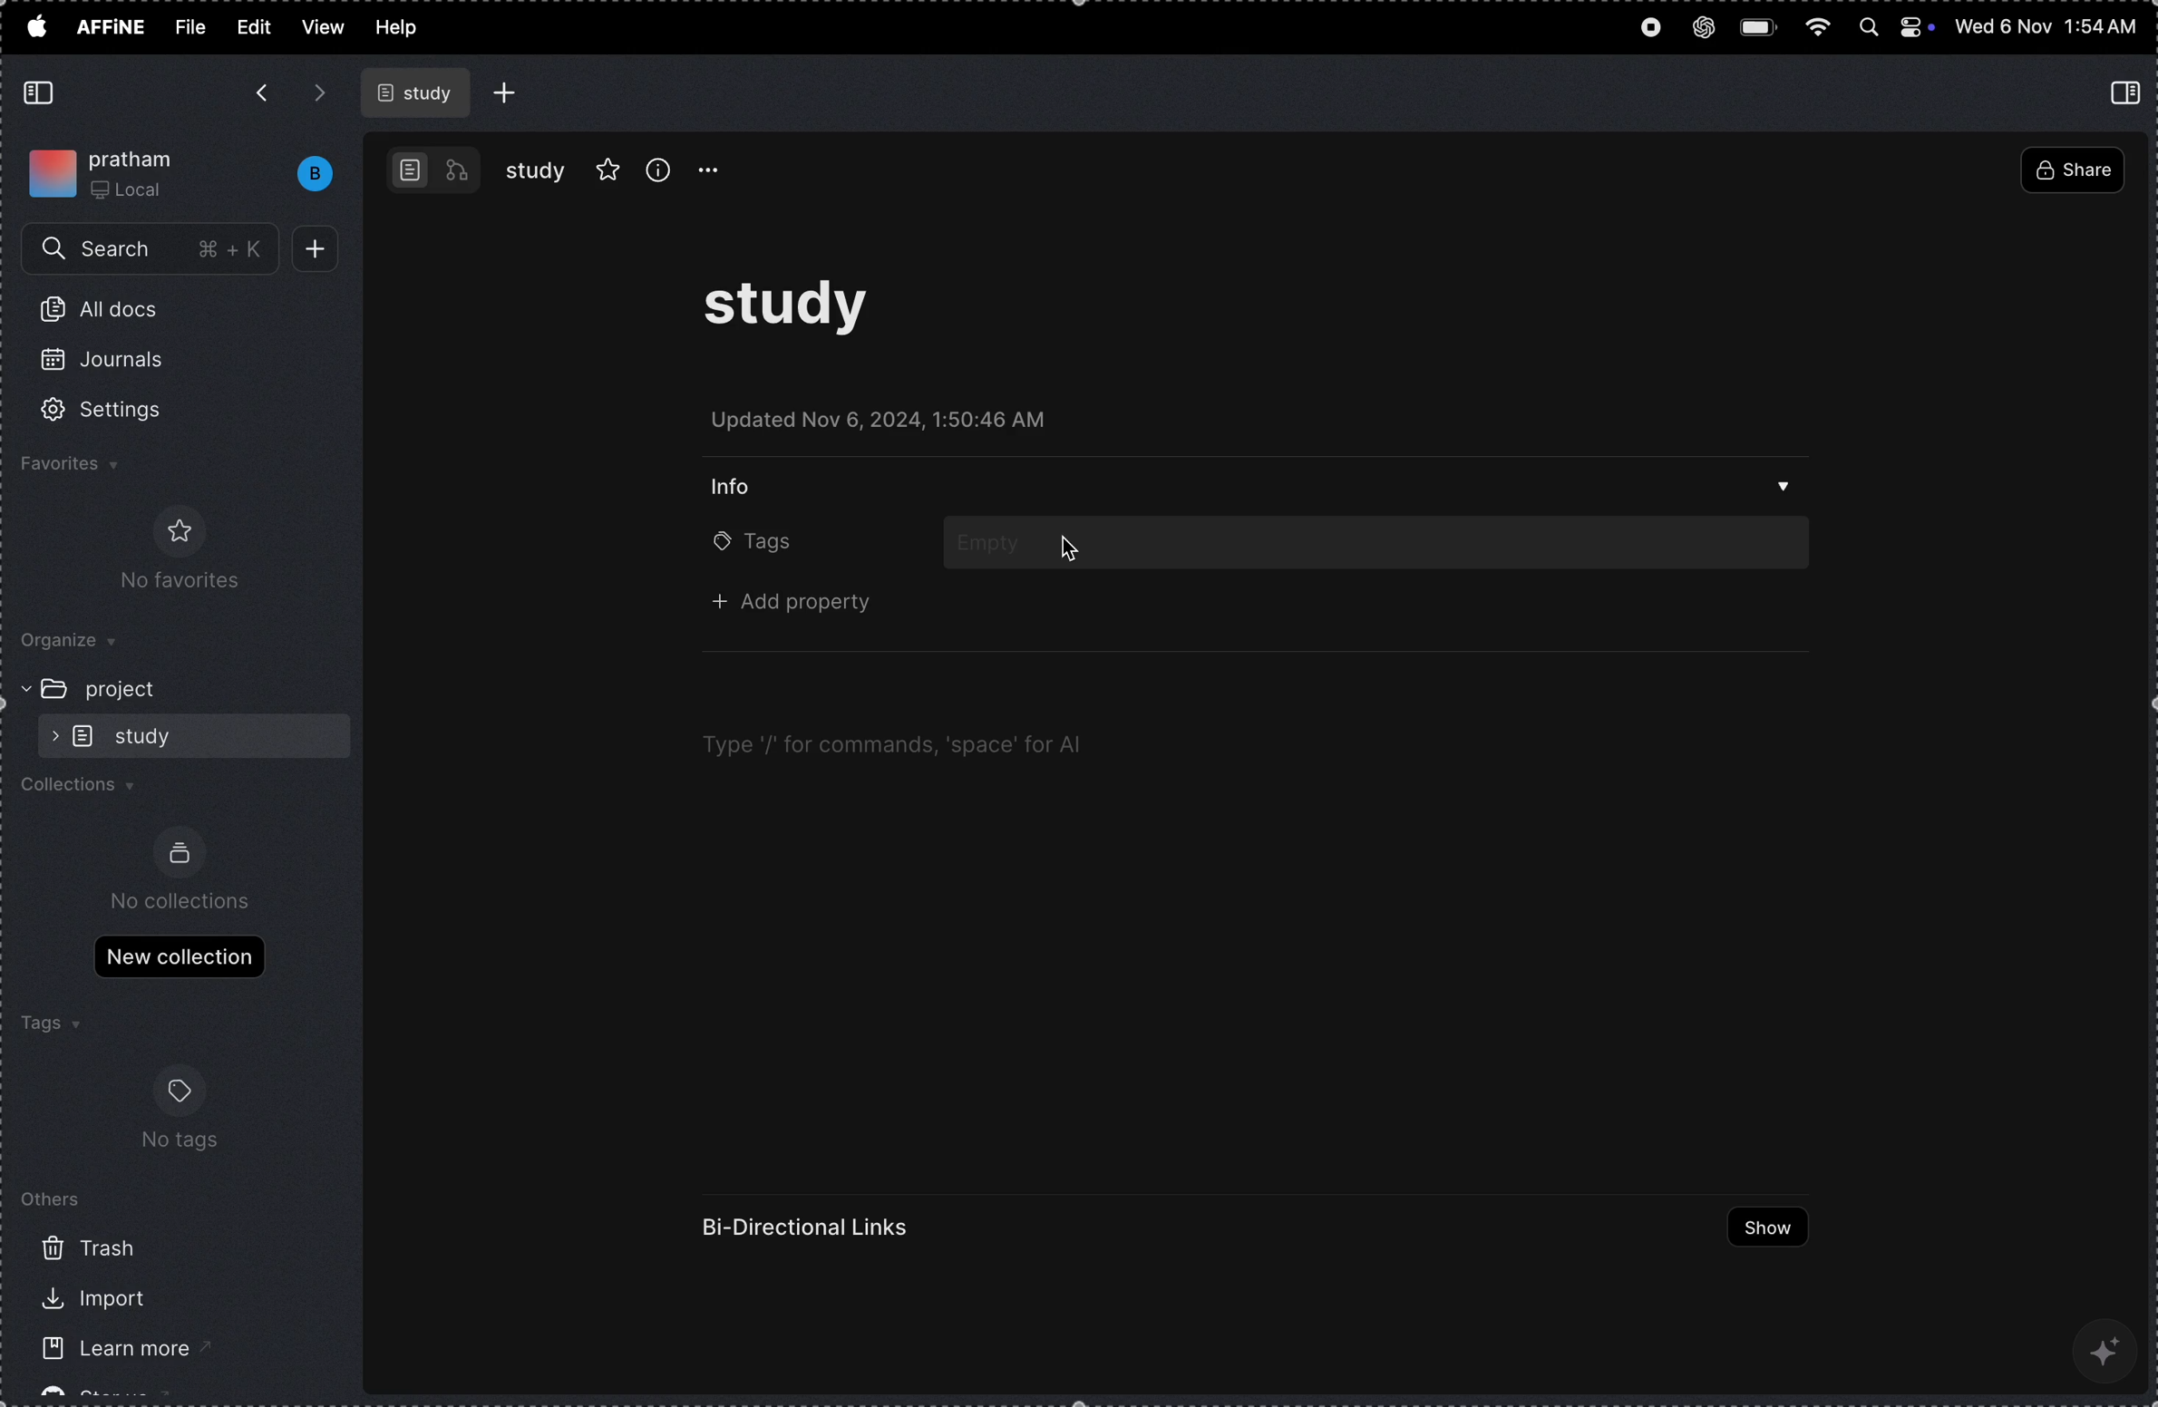 The width and height of the screenshot is (2158, 1407). I want to click on + add property, so click(802, 605).